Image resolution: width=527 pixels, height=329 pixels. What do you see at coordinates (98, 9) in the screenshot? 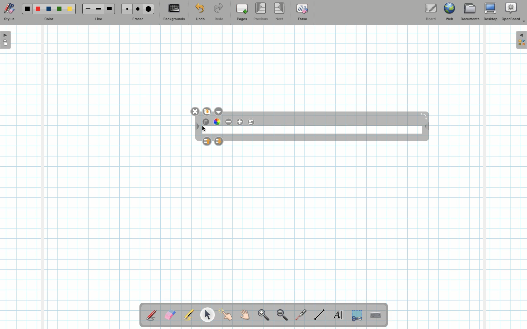
I see `Medium line` at bounding box center [98, 9].